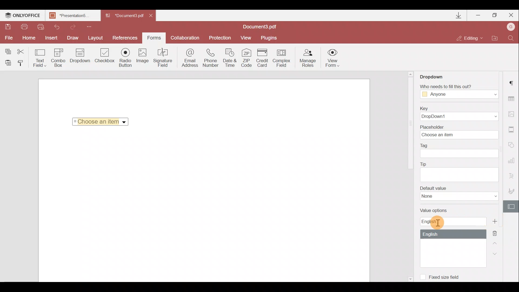 The width and height of the screenshot is (519, 292). I want to click on Customize quick access toolbar, so click(87, 26).